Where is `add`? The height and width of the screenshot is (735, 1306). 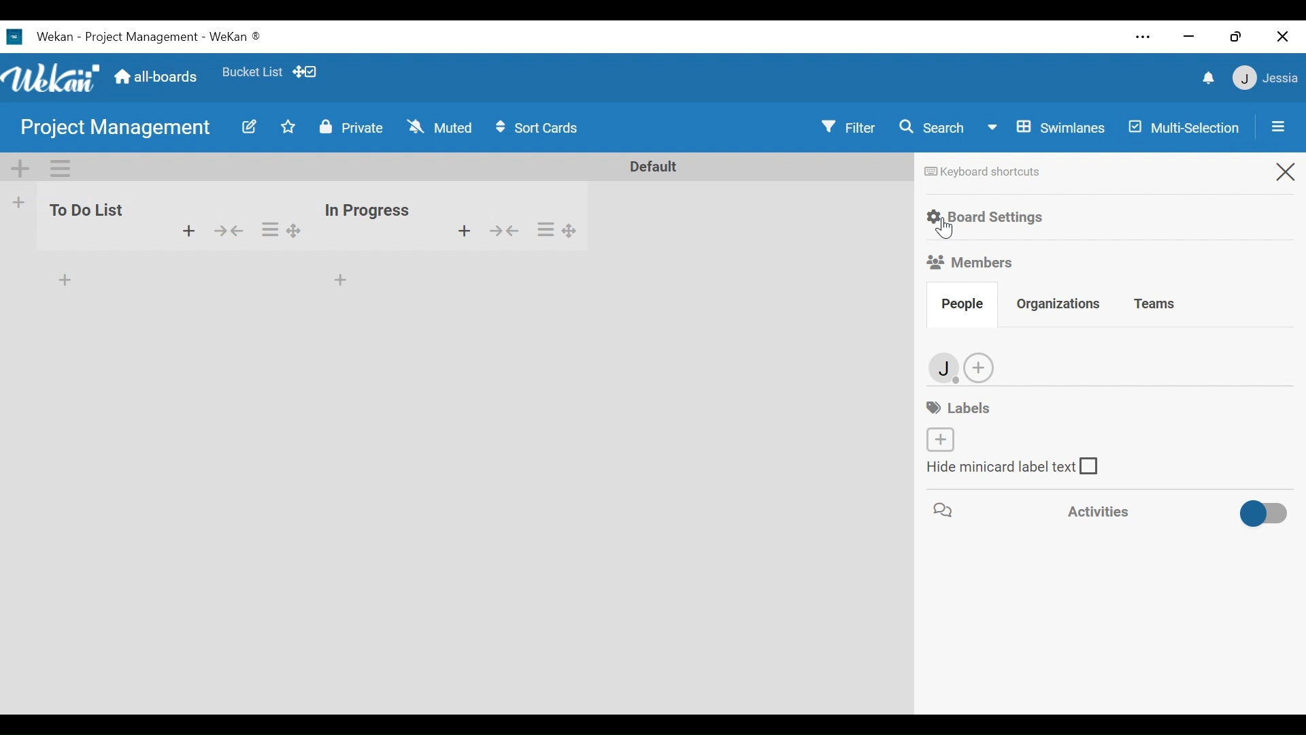 add is located at coordinates (455, 231).